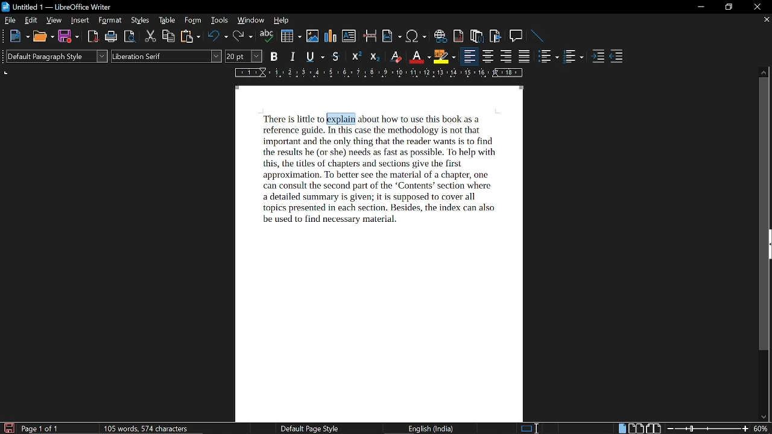 The width and height of the screenshot is (772, 434). What do you see at coordinates (433, 428) in the screenshot?
I see `English (India)` at bounding box center [433, 428].